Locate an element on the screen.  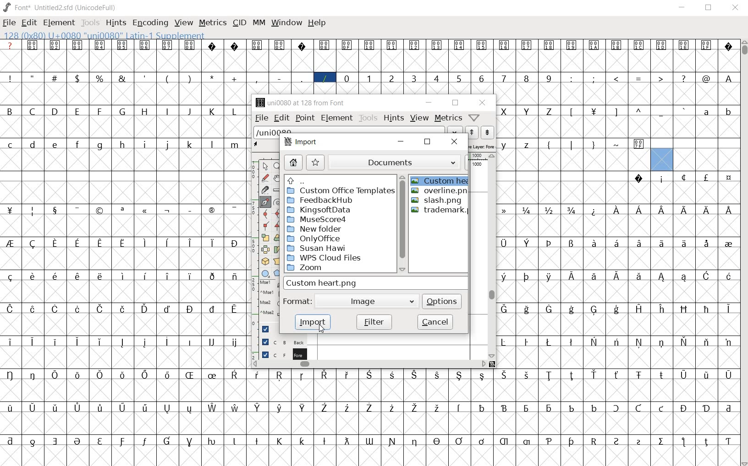
glyph is located at coordinates (78, 210).